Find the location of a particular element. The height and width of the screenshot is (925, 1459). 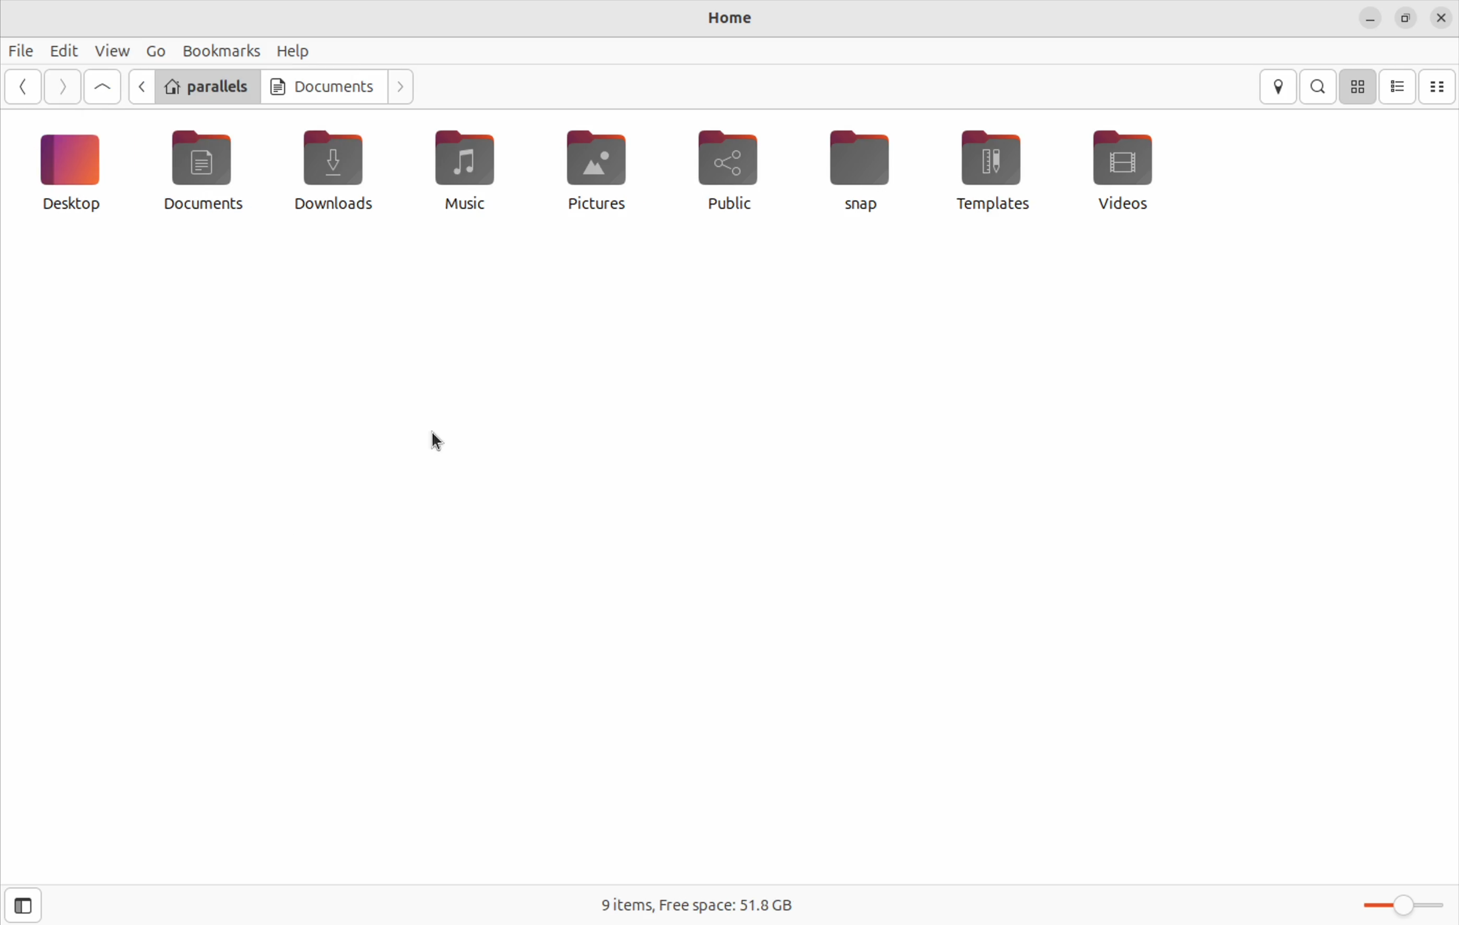

back is located at coordinates (23, 88).